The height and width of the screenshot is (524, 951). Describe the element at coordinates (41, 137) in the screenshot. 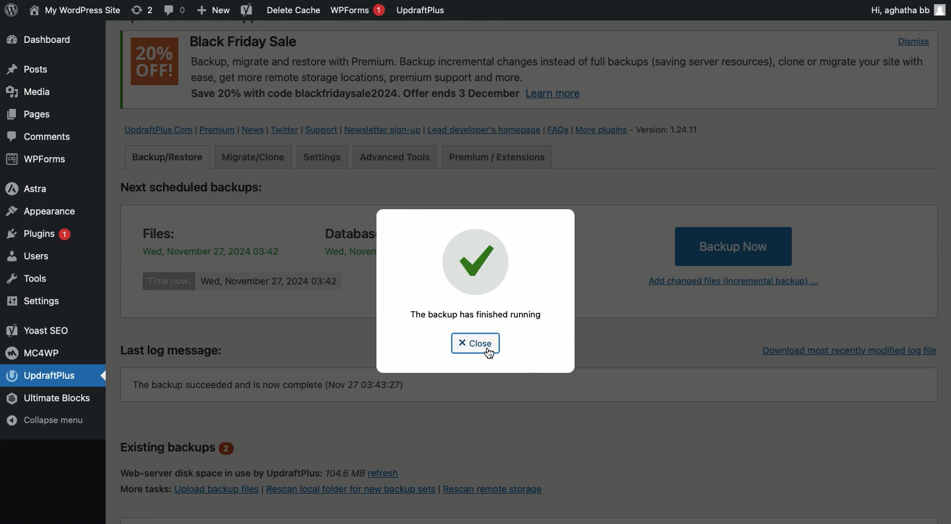

I see `Comments` at that location.